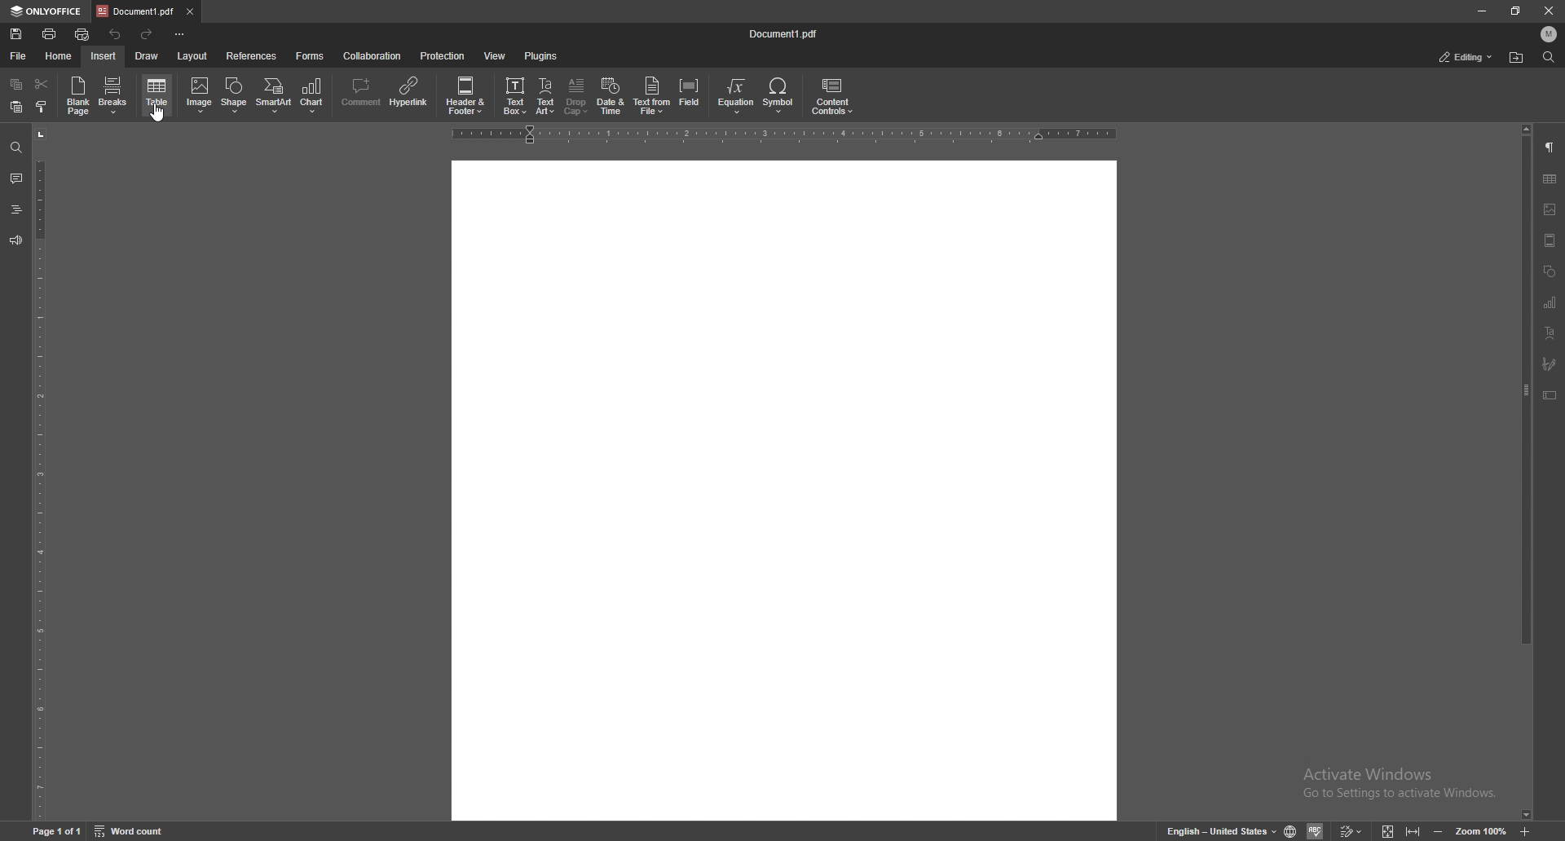 The image size is (1565, 841). What do you see at coordinates (104, 56) in the screenshot?
I see `insert` at bounding box center [104, 56].